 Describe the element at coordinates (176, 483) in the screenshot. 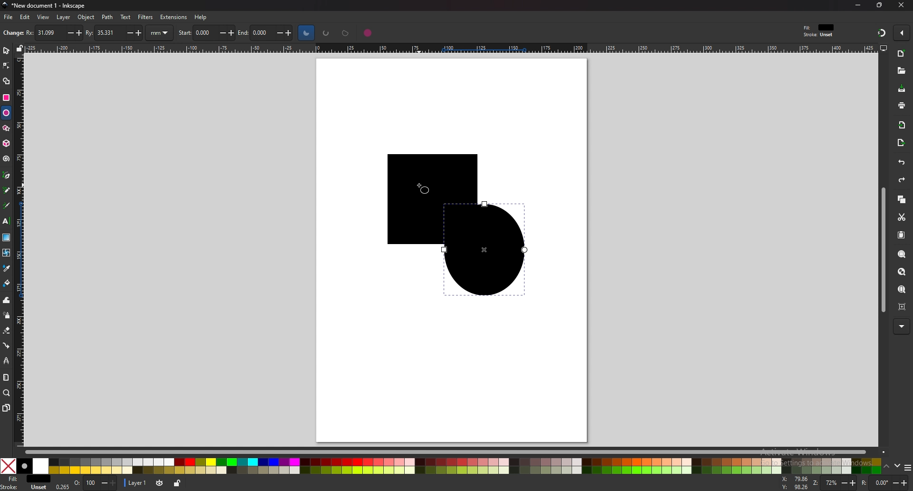

I see `toggle lock` at that location.